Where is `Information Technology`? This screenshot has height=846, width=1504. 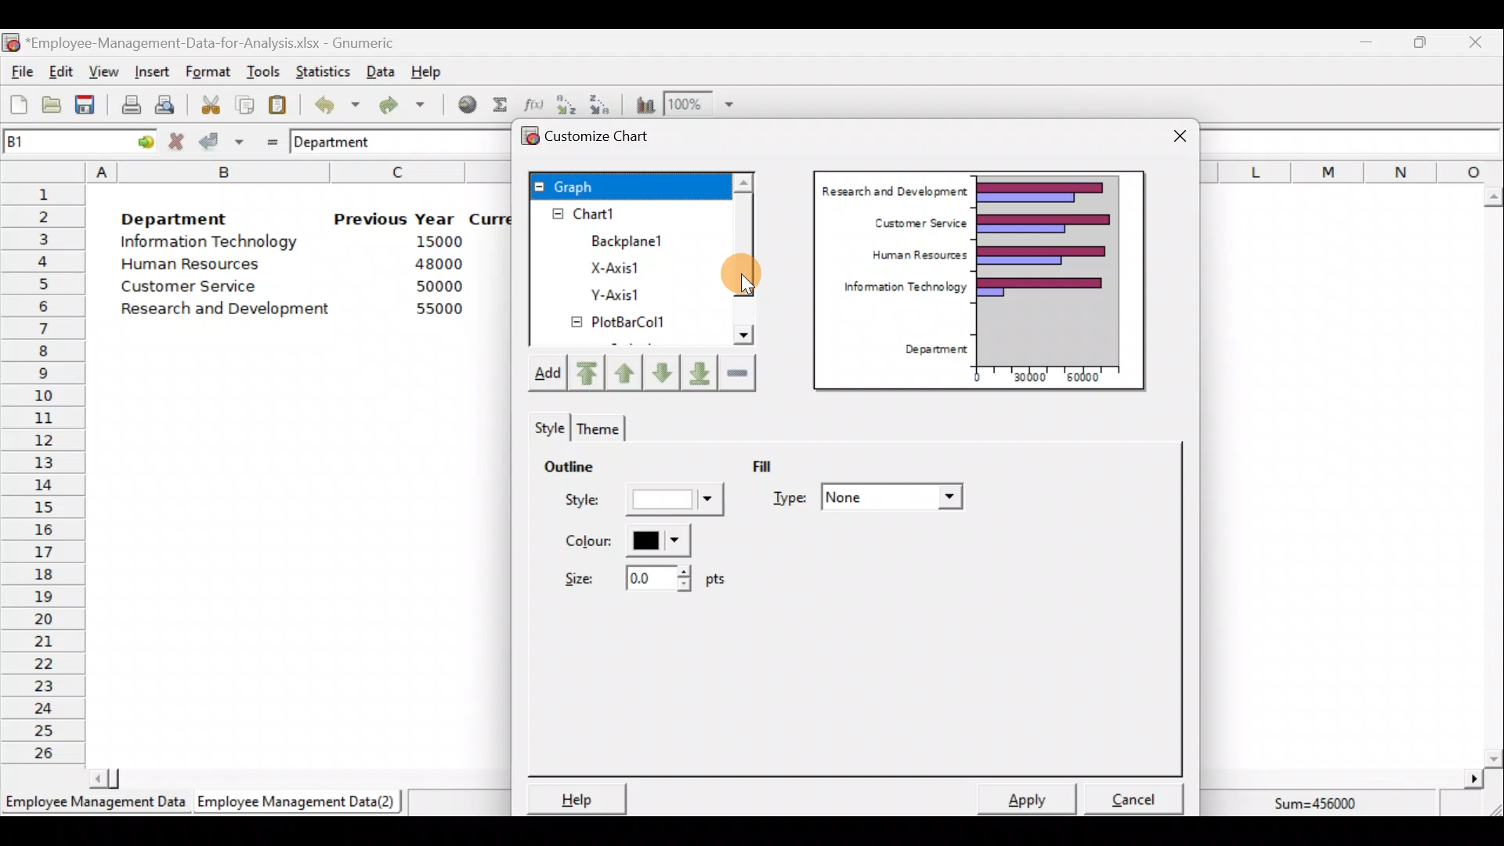
Information Technology is located at coordinates (898, 291).